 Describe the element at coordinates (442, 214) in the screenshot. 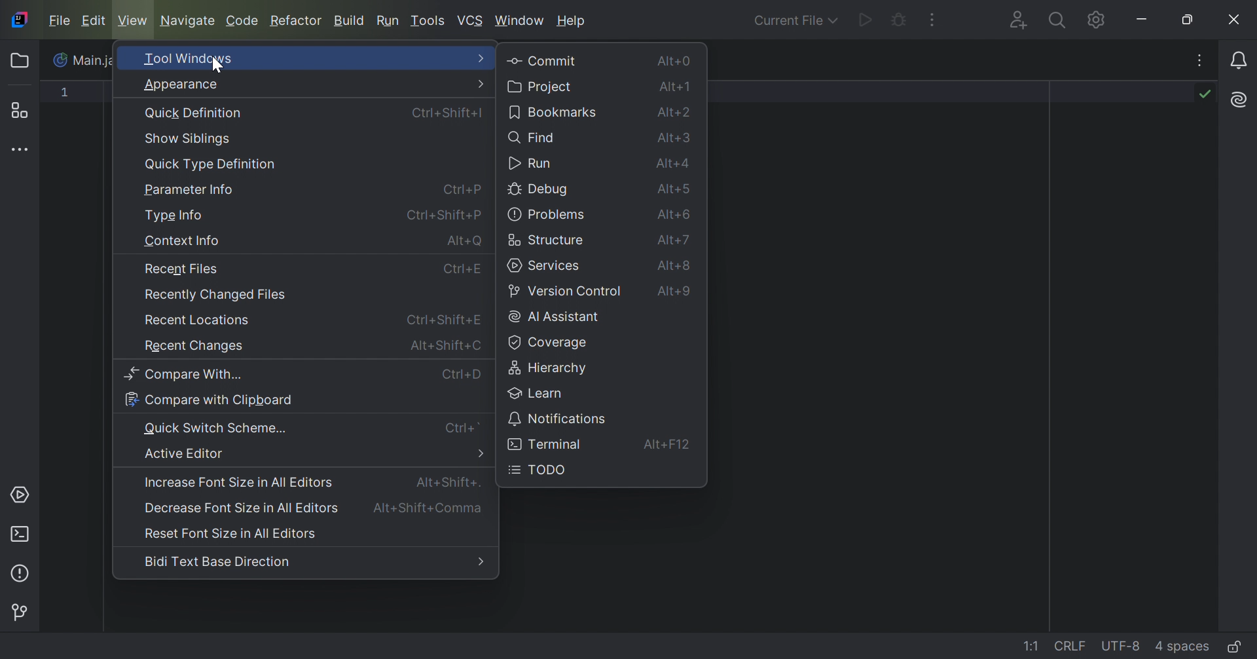

I see `Crl+Shift+P` at that location.